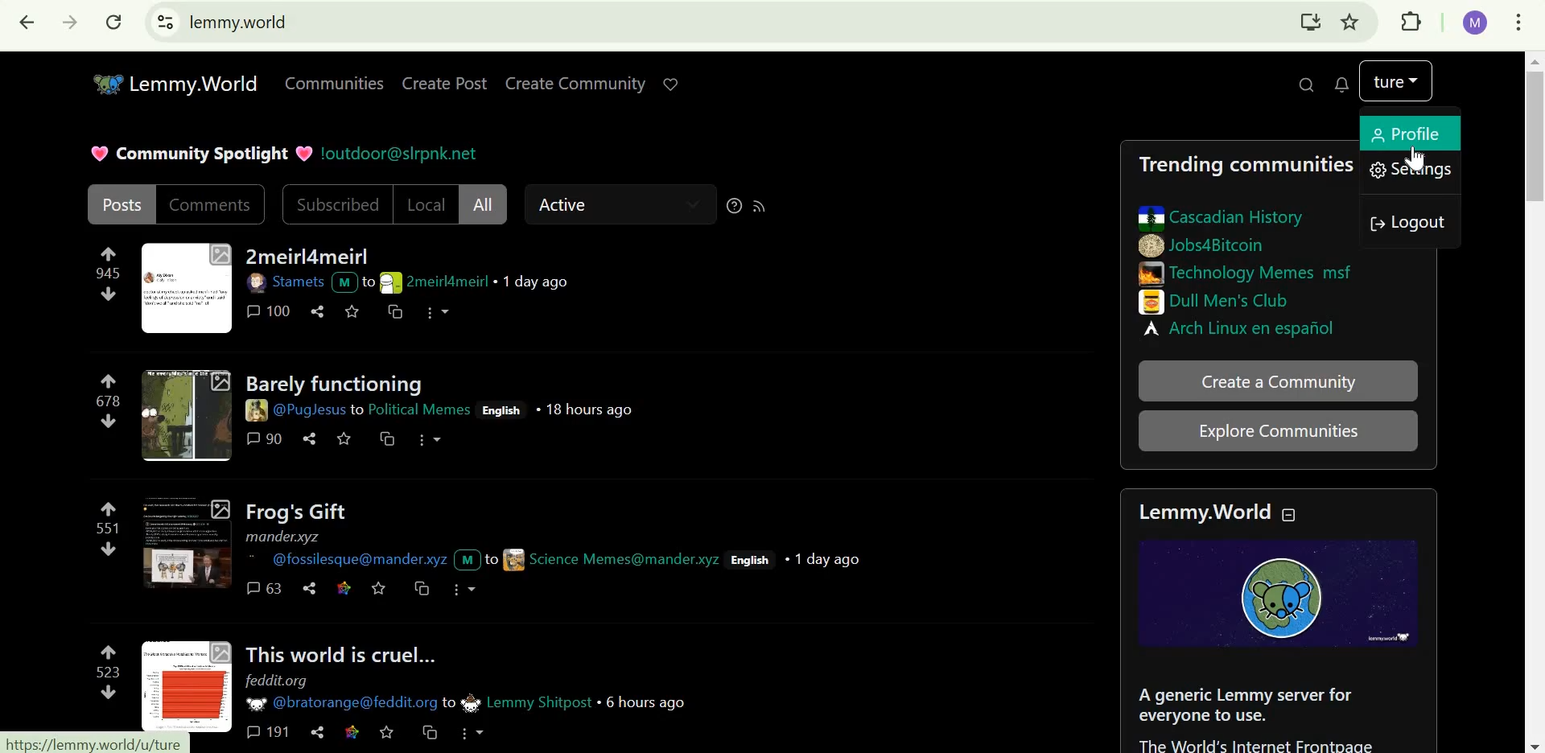 This screenshot has height=753, width=1545. What do you see at coordinates (355, 731) in the screenshot?
I see `link` at bounding box center [355, 731].